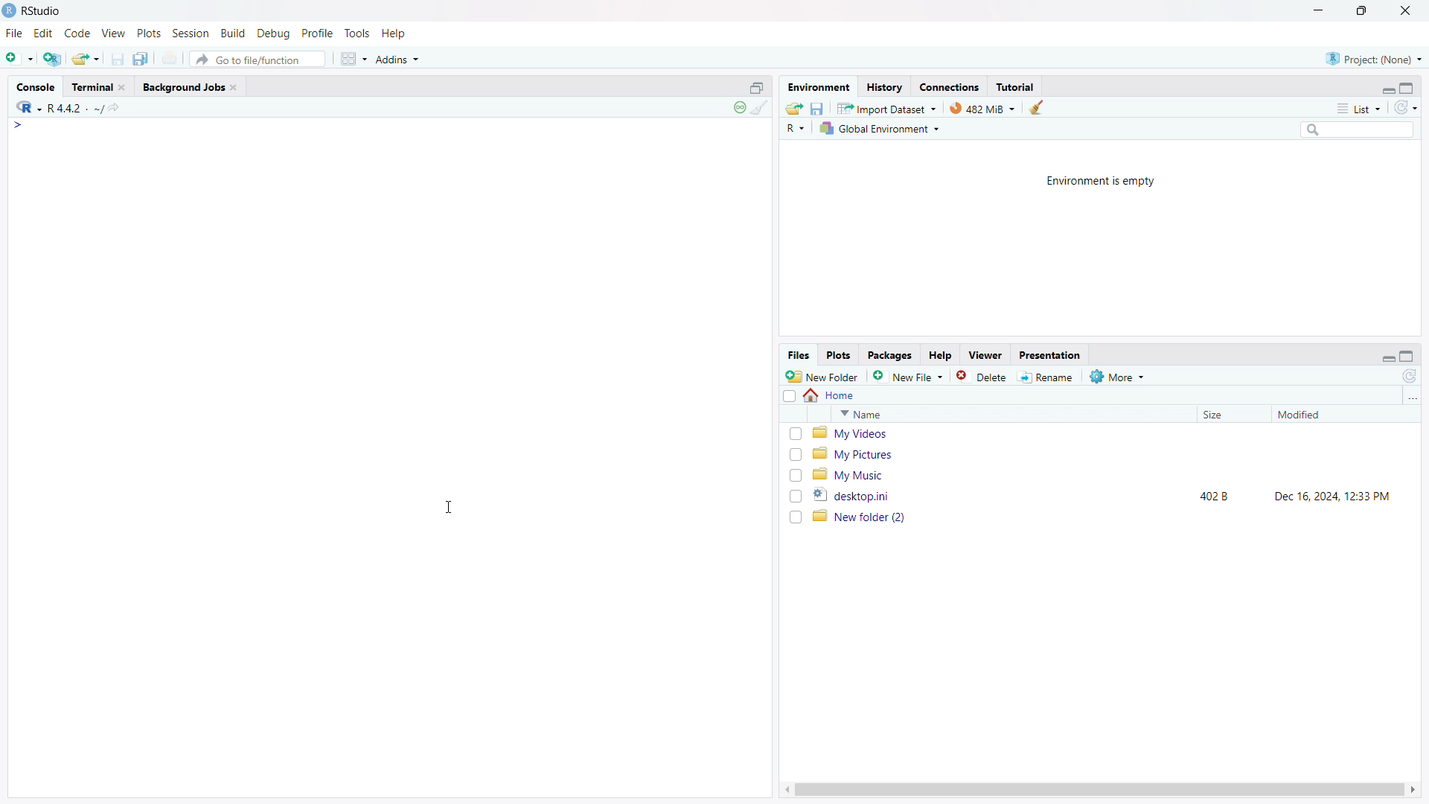  I want to click on select entry, so click(789, 396).